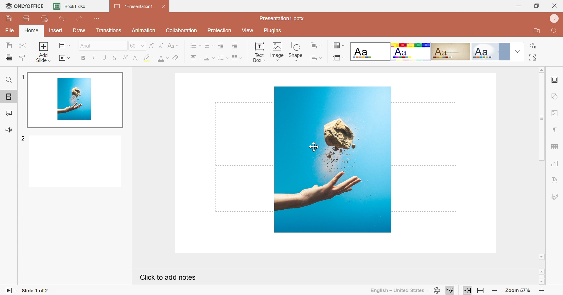 The image size is (563, 295). I want to click on View, so click(249, 30).